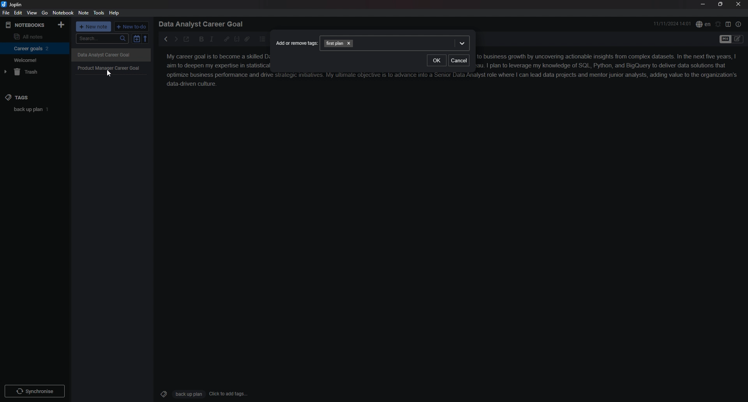  What do you see at coordinates (176, 39) in the screenshot?
I see `next` at bounding box center [176, 39].